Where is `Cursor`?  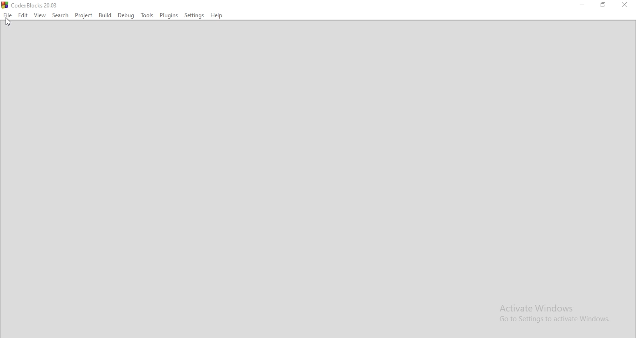
Cursor is located at coordinates (10, 23).